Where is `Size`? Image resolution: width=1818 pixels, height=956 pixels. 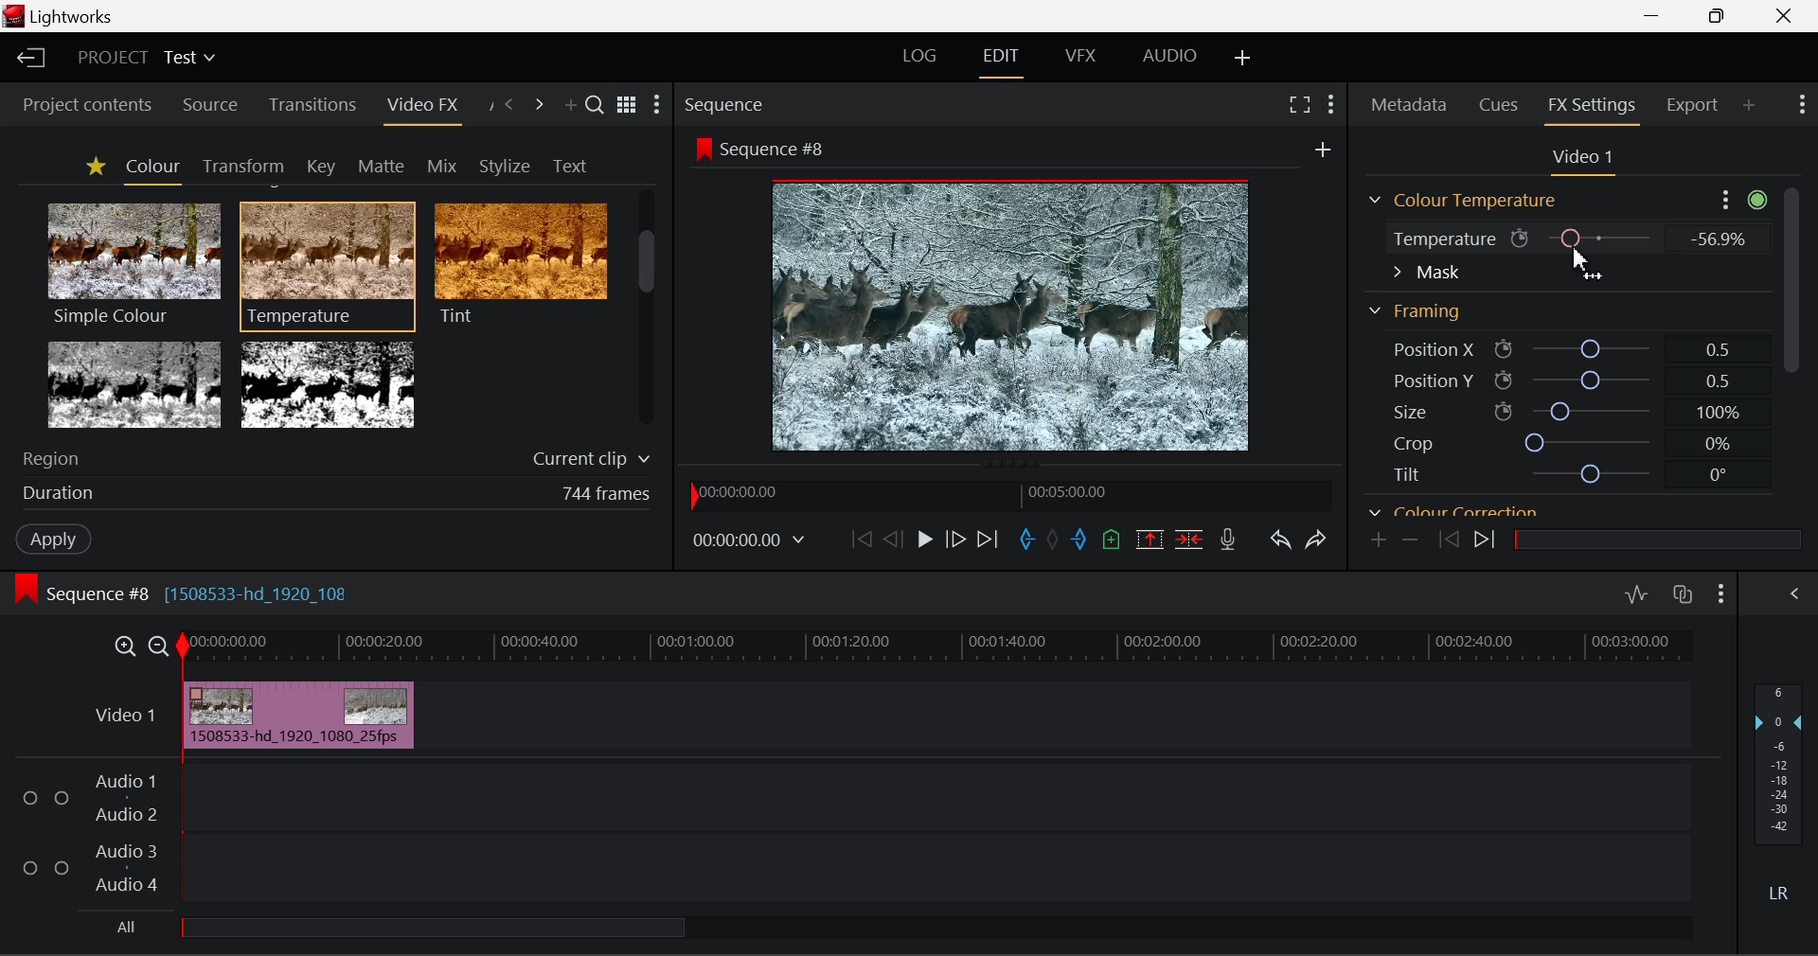
Size is located at coordinates (1408, 410).